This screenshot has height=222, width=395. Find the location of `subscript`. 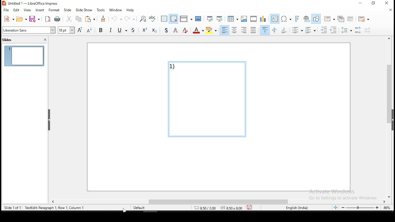

subscript is located at coordinates (155, 31).